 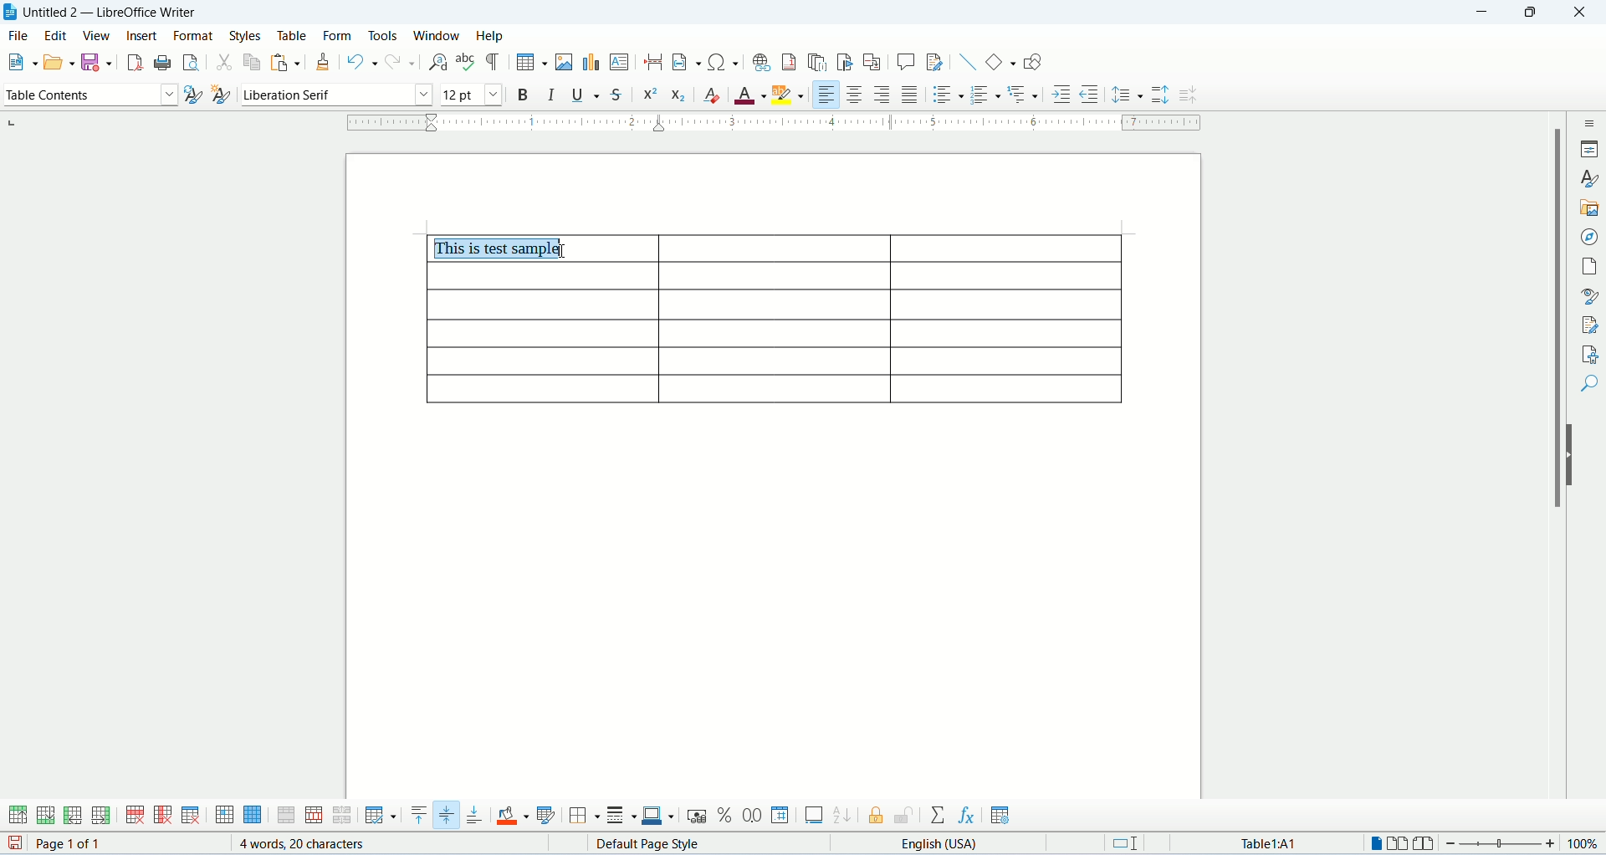 I want to click on font color, so click(x=749, y=93).